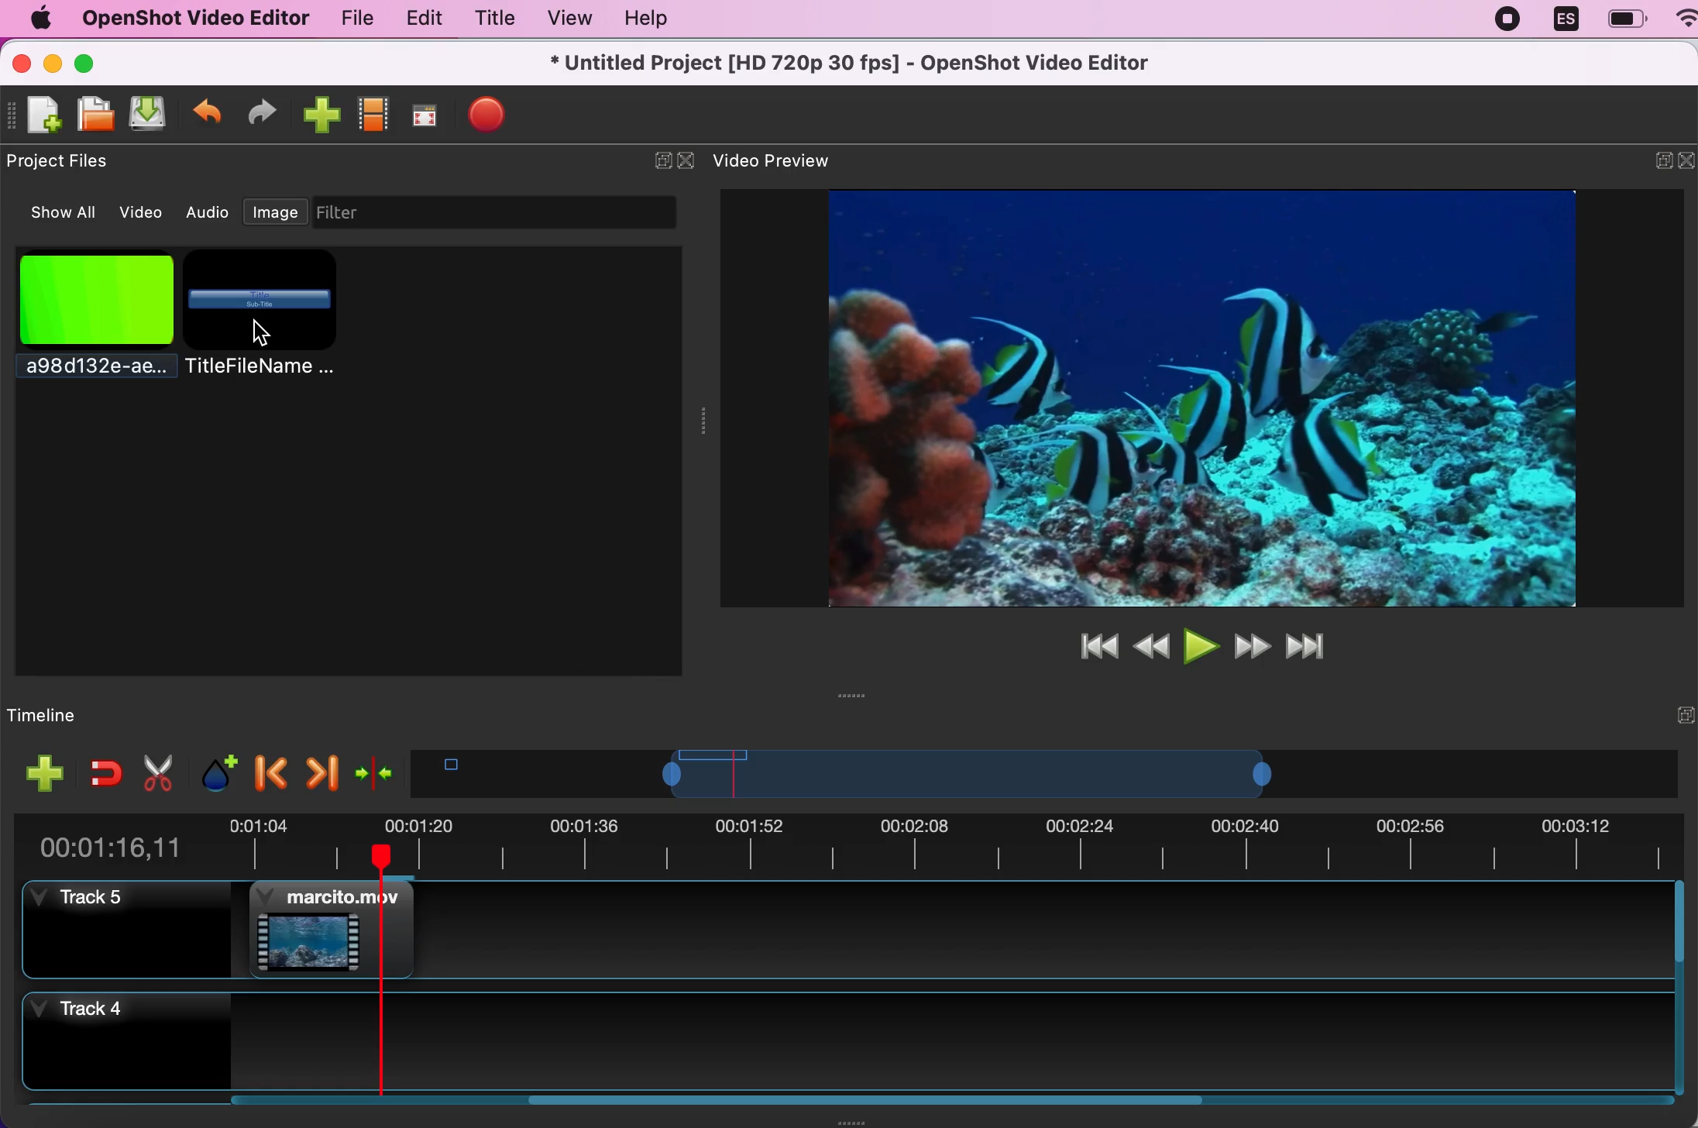  Describe the element at coordinates (65, 162) in the screenshot. I see `project files` at that location.